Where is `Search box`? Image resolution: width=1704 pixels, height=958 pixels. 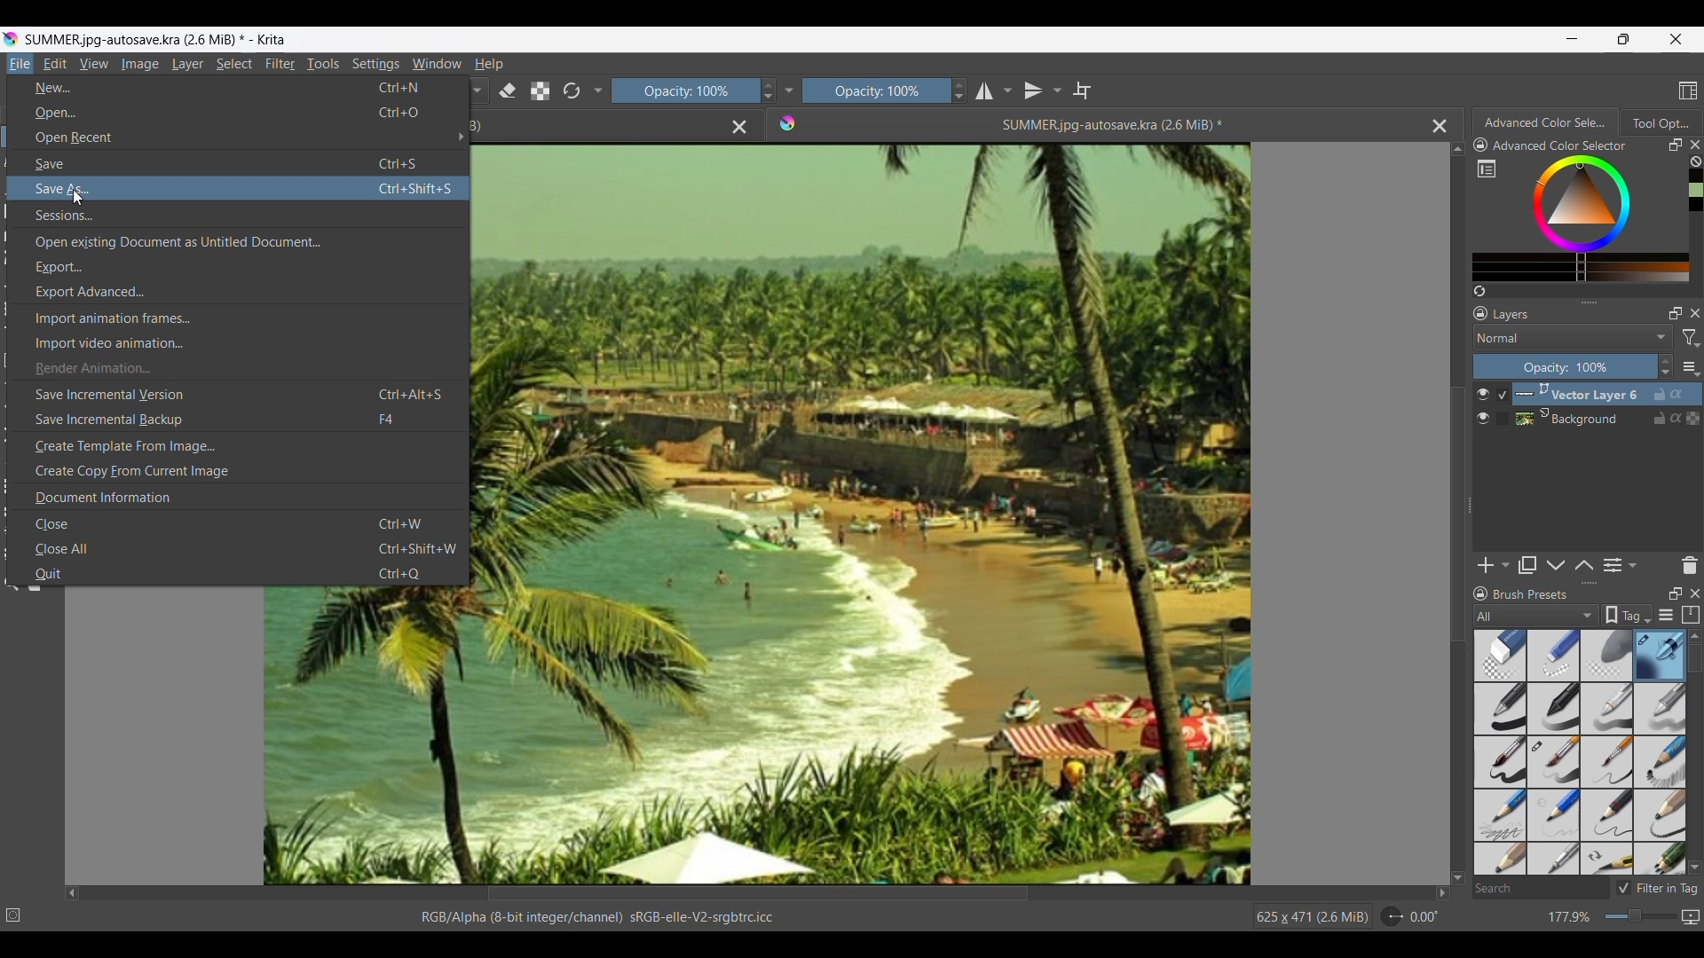 Search box is located at coordinates (1540, 888).